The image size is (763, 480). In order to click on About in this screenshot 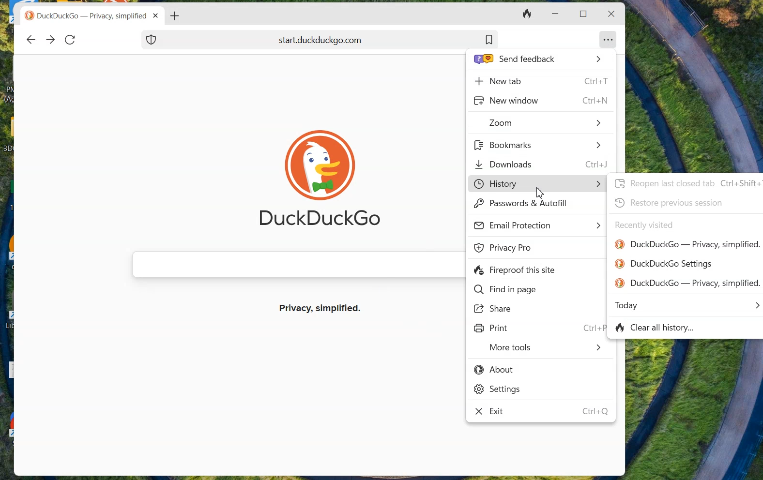, I will do `click(496, 370)`.